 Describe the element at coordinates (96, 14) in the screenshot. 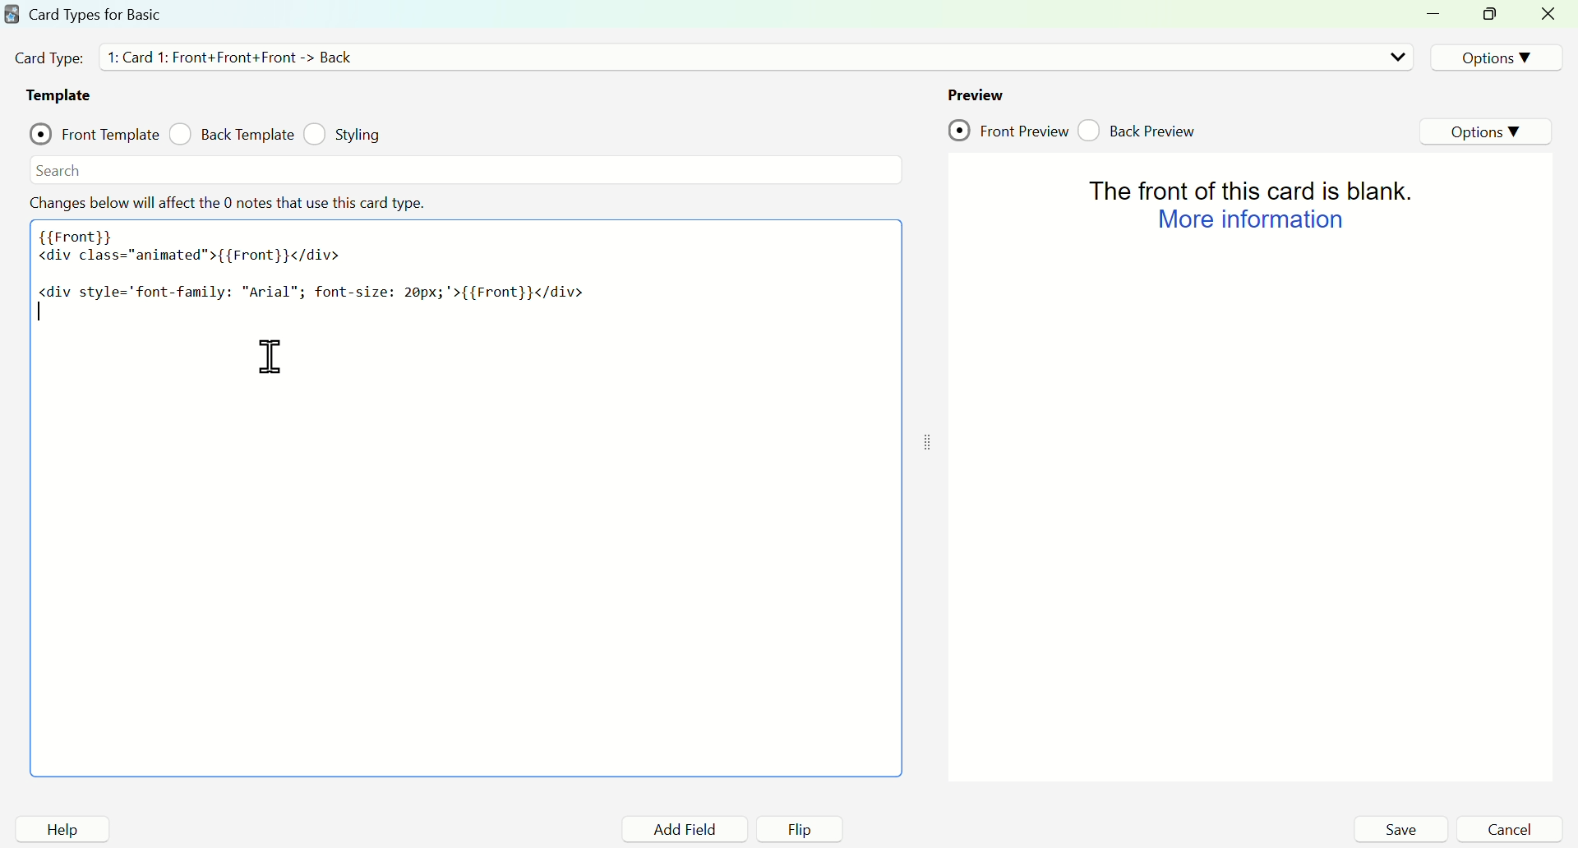

I see `Card Types for Basic` at that location.